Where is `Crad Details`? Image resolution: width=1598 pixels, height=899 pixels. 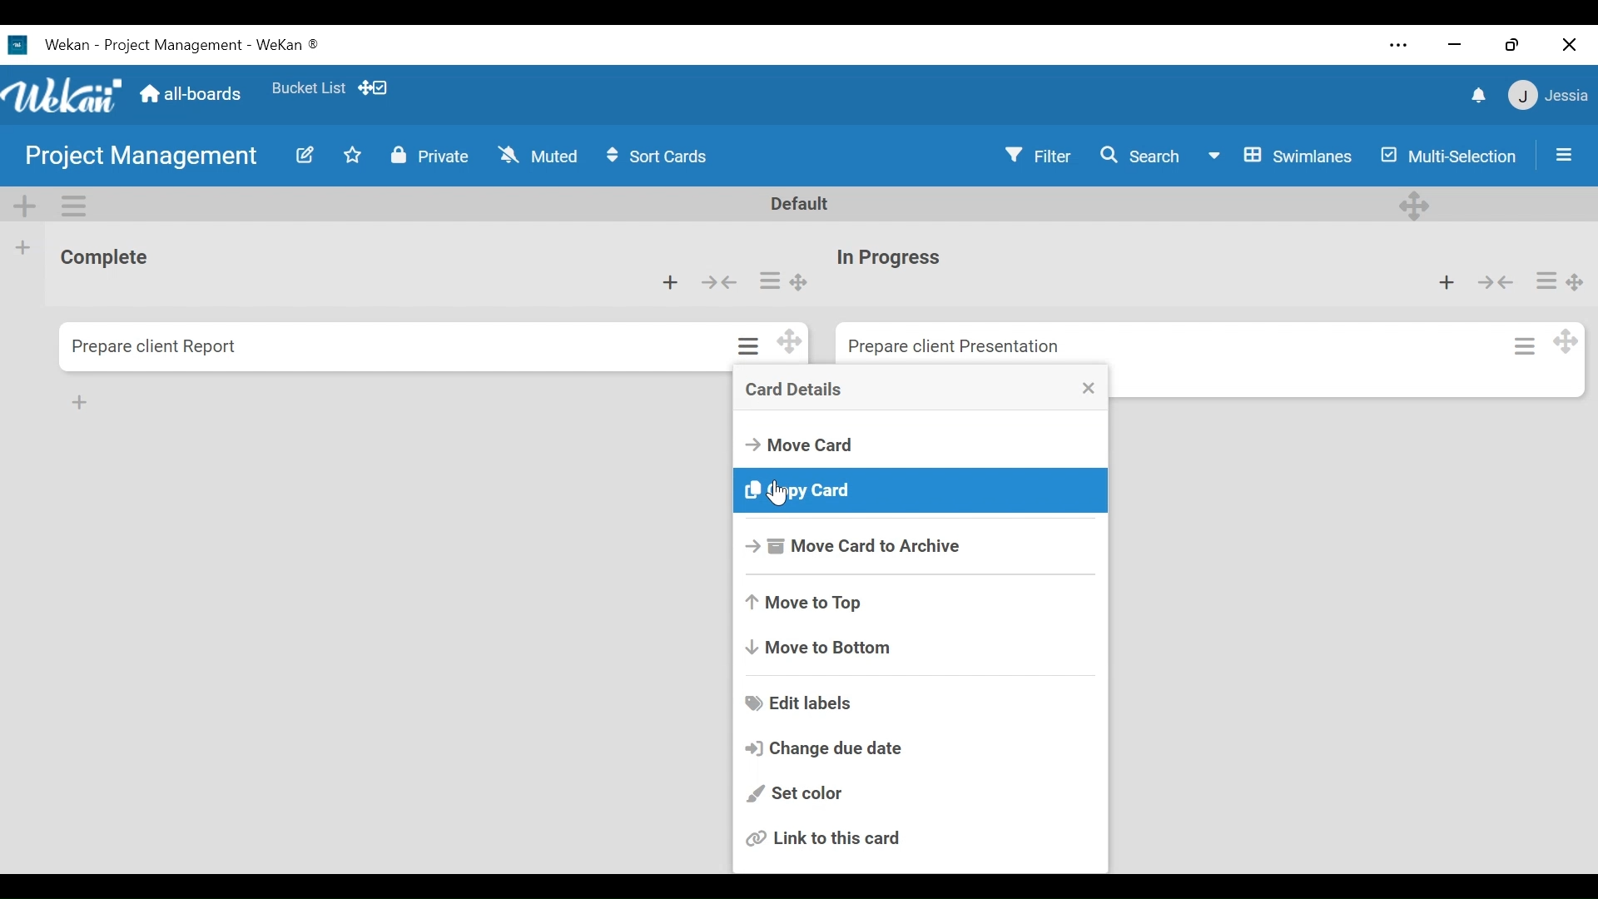 Crad Details is located at coordinates (795, 390).